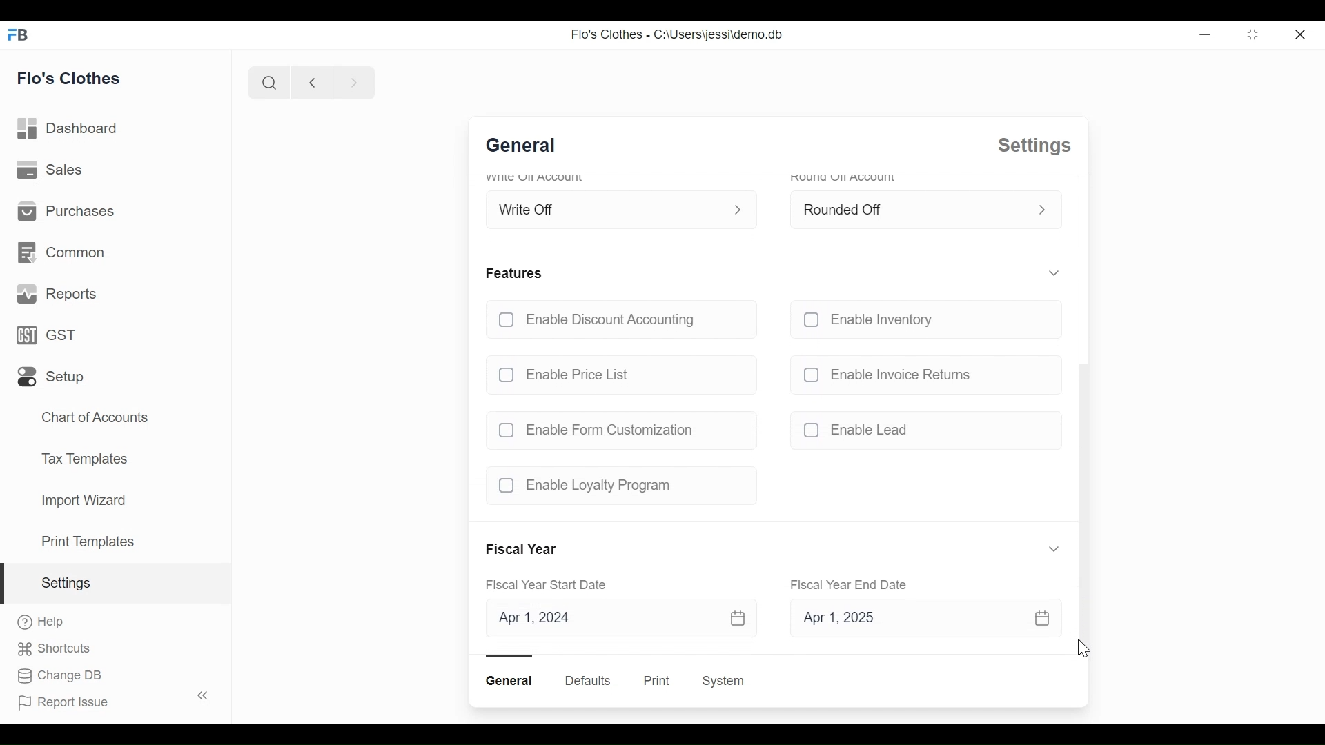  What do you see at coordinates (60, 649) in the screenshot?
I see `Shortcuts` at bounding box center [60, 649].